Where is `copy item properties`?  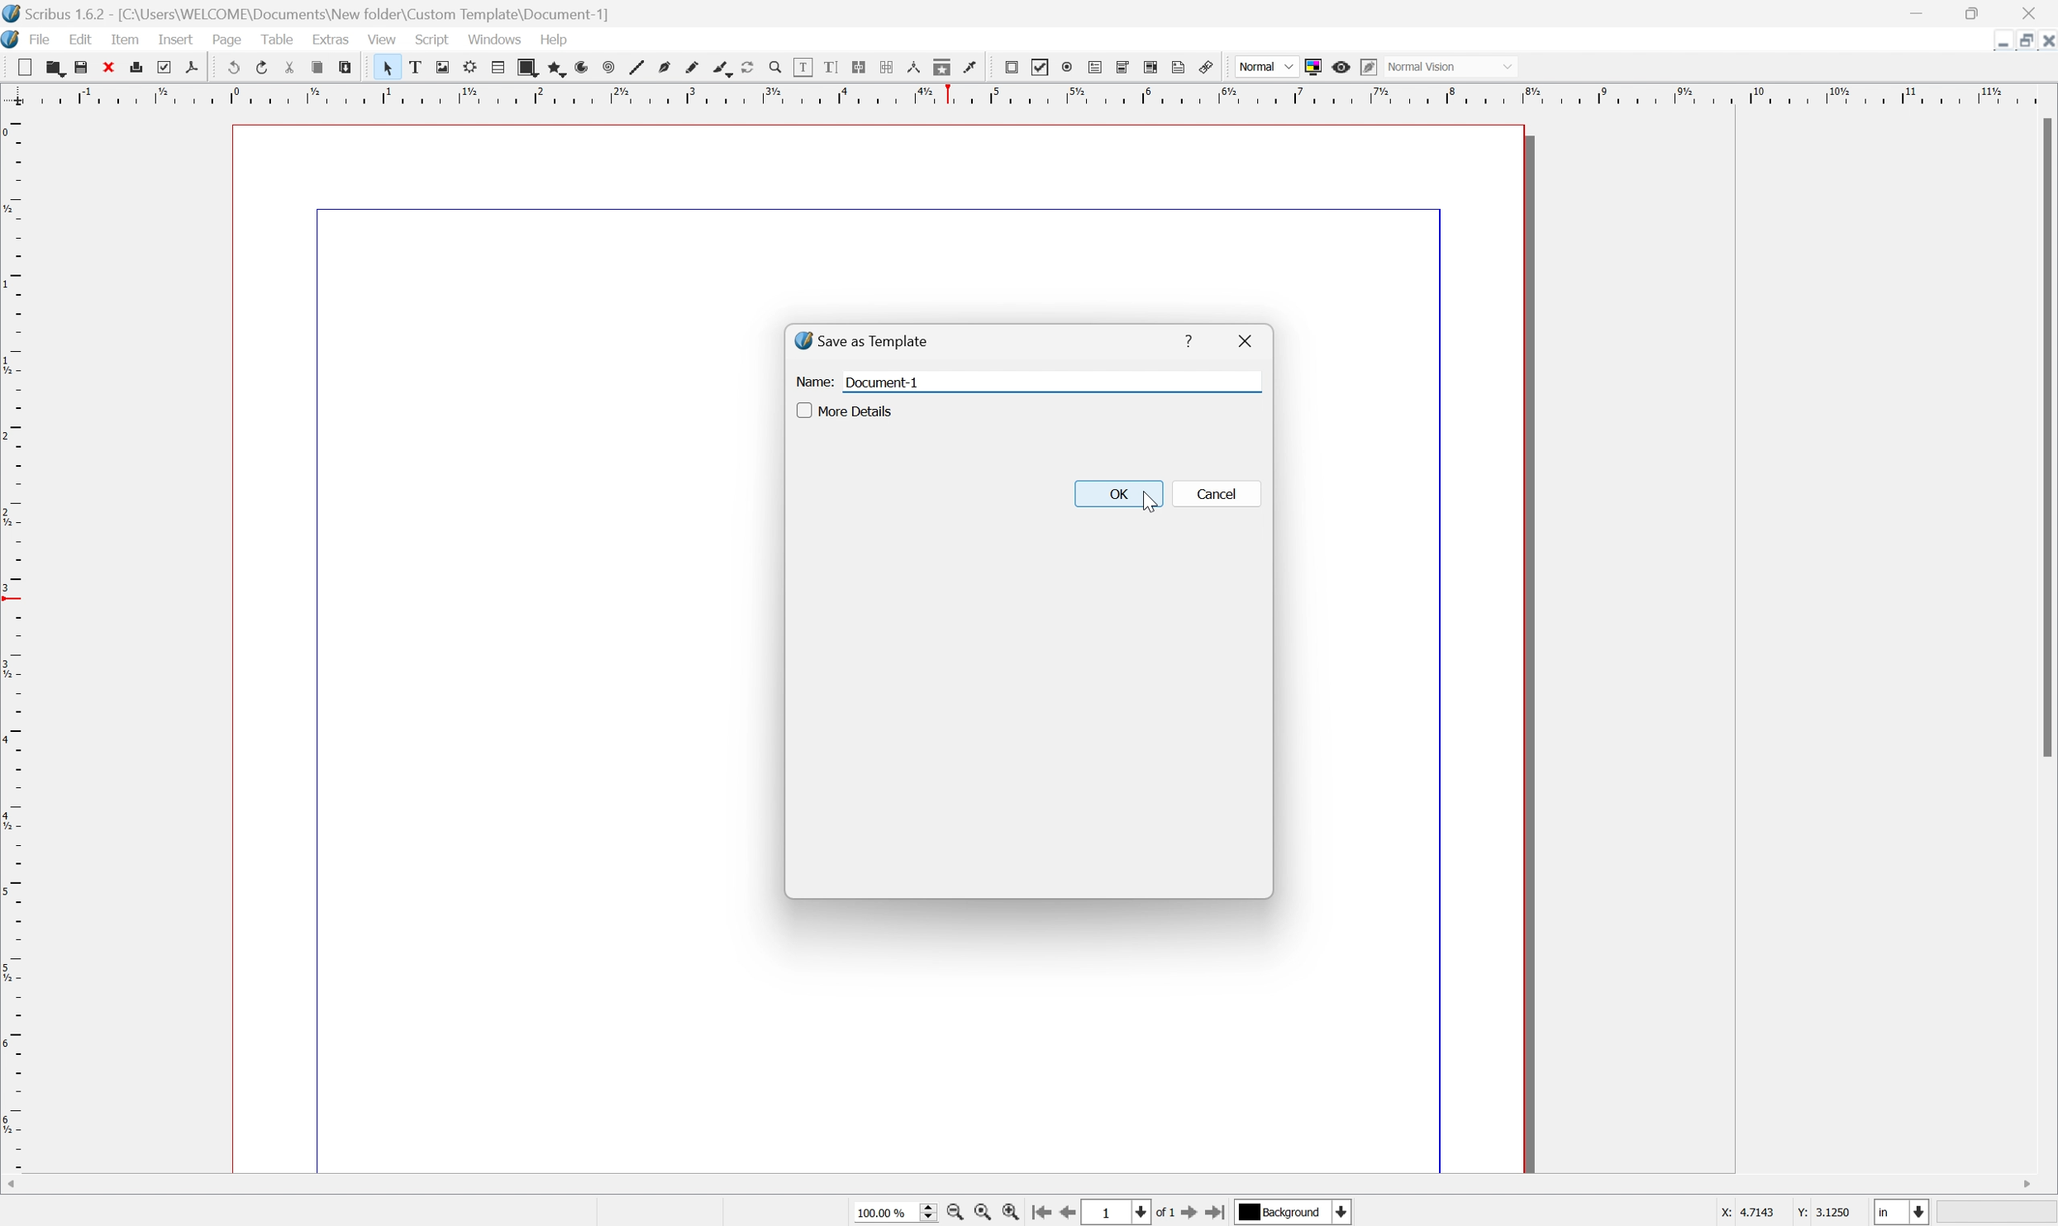 copy item properties is located at coordinates (942, 67).